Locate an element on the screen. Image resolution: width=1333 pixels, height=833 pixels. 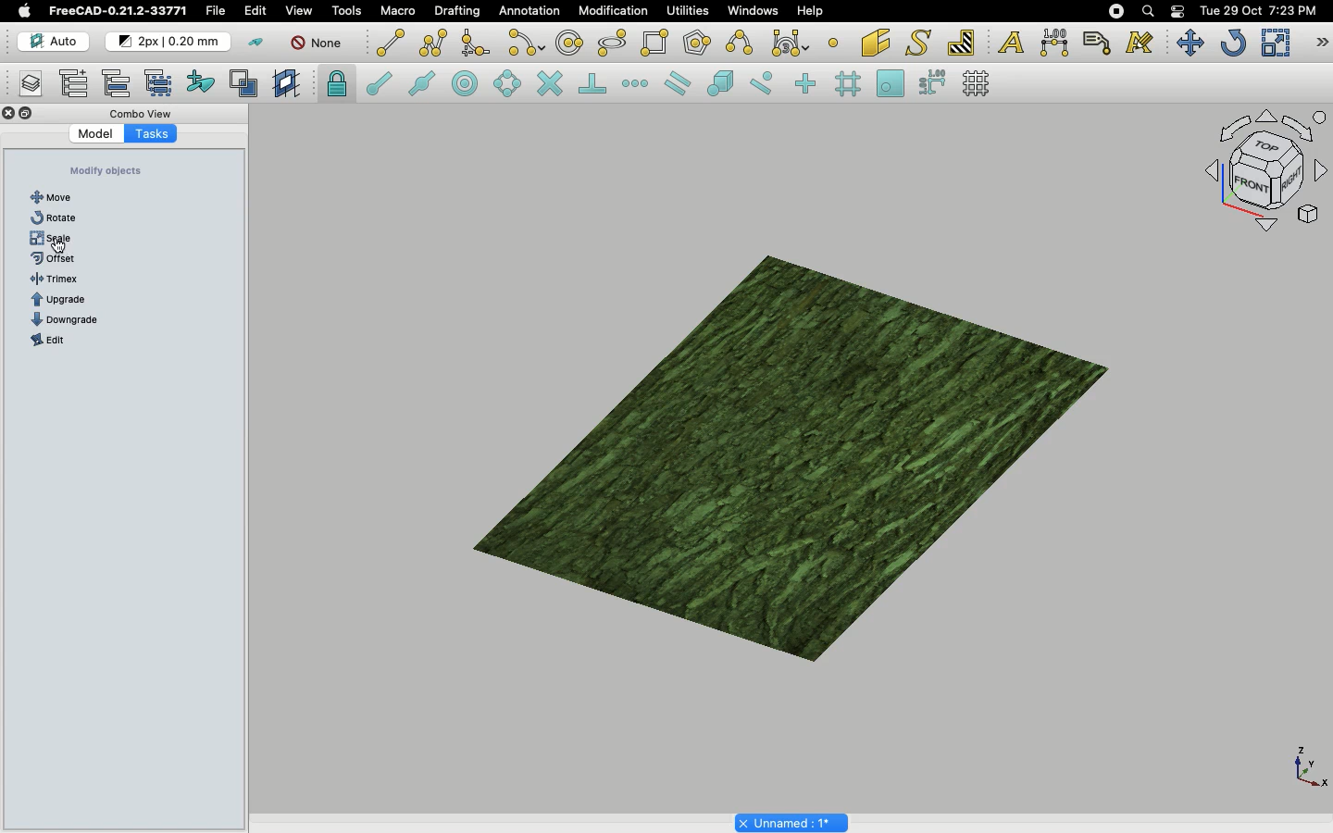
Shape from text is located at coordinates (916, 43).